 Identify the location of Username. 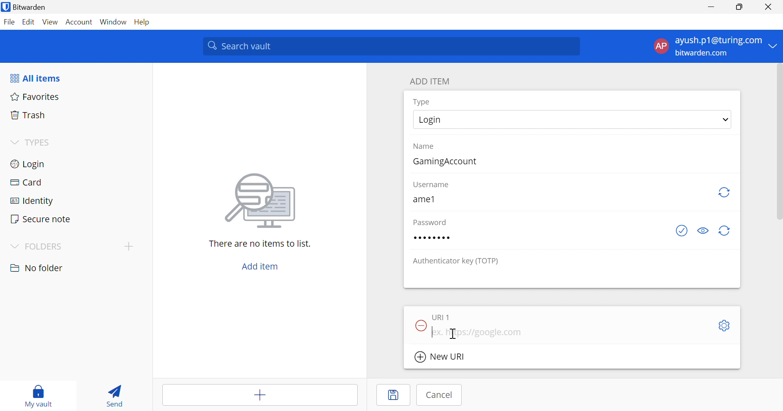
(432, 185).